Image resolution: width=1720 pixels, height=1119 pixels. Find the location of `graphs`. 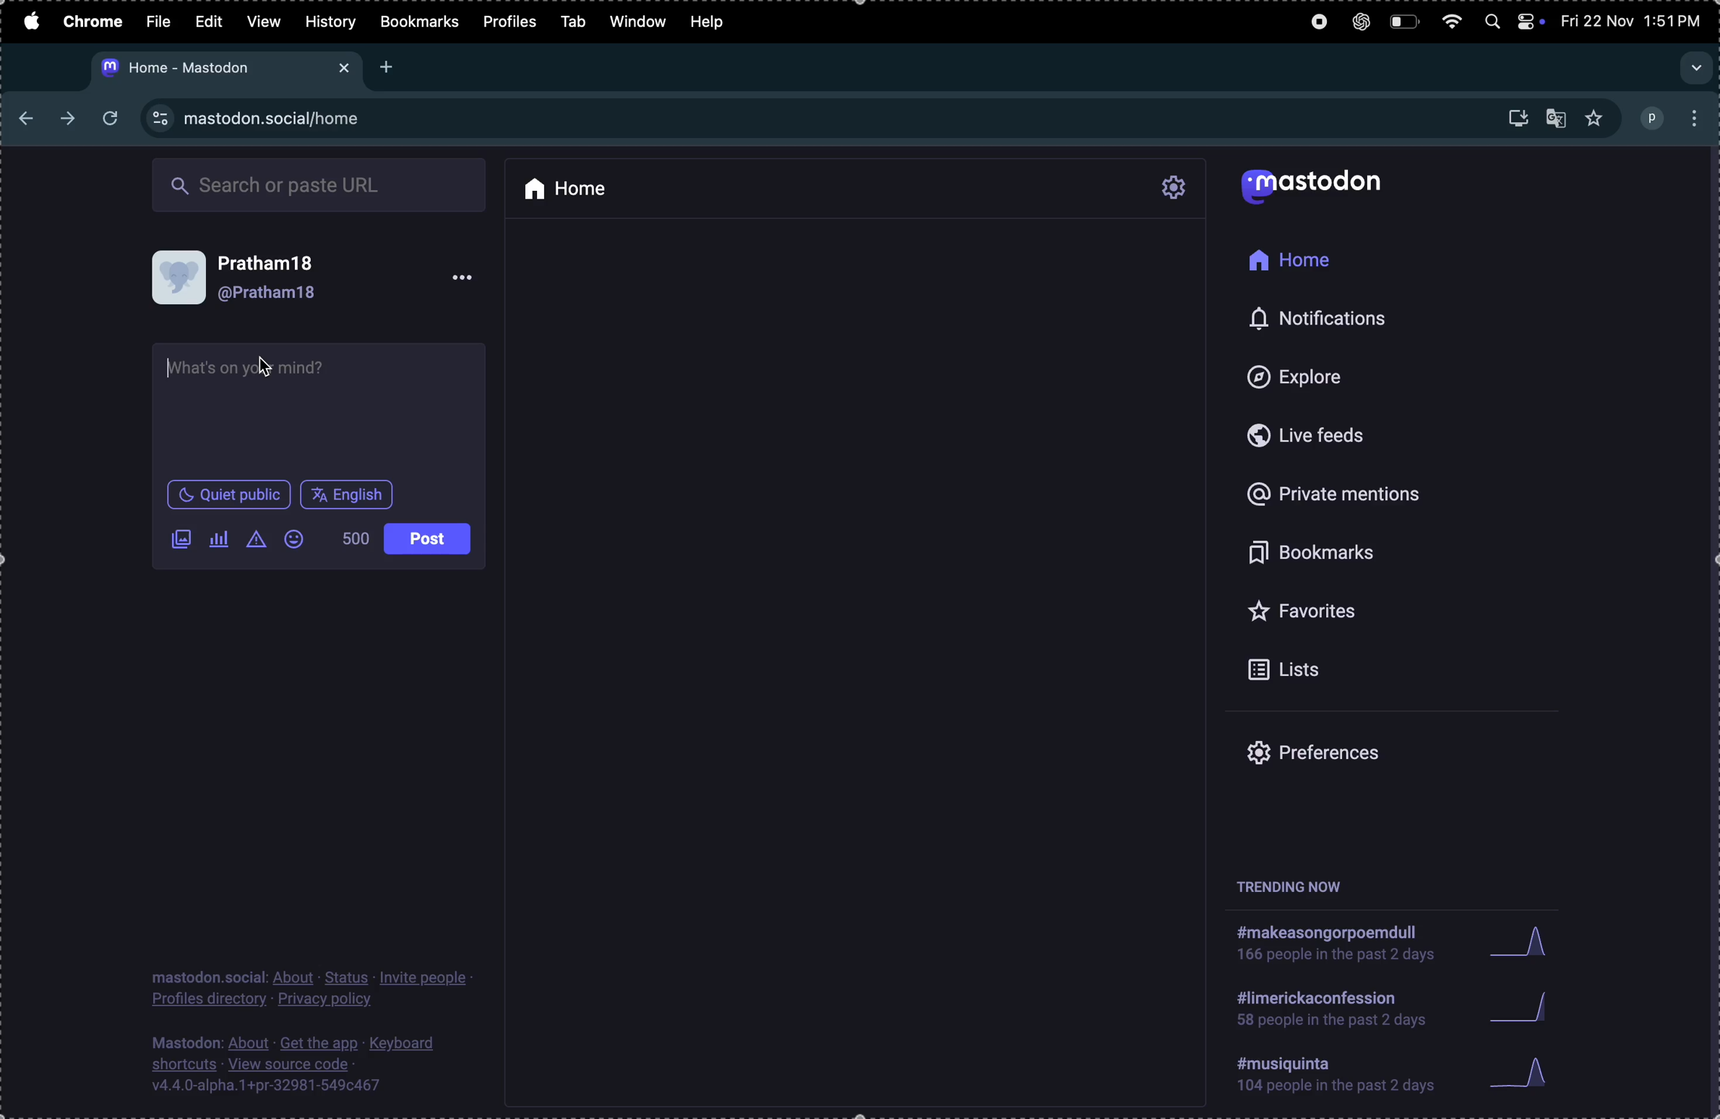

graphs is located at coordinates (1518, 1074).